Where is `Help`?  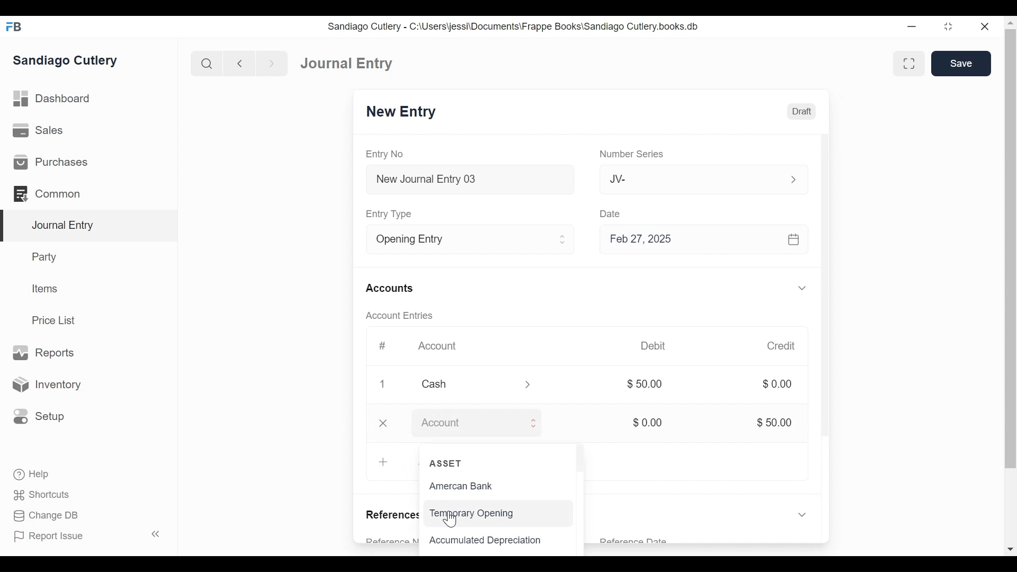 Help is located at coordinates (32, 475).